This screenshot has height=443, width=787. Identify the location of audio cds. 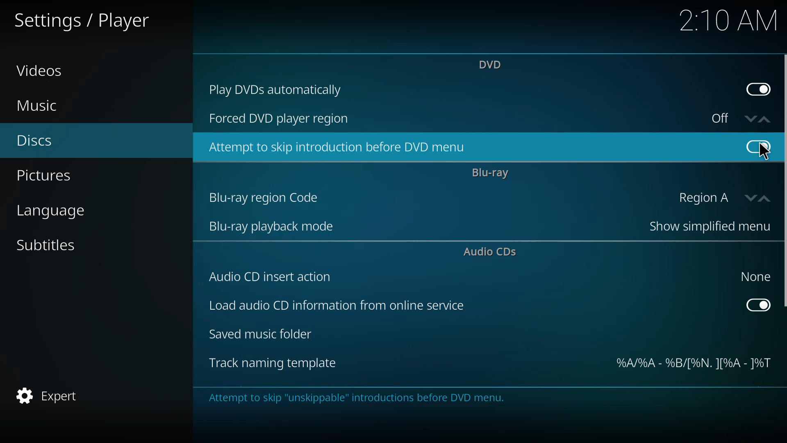
(492, 252).